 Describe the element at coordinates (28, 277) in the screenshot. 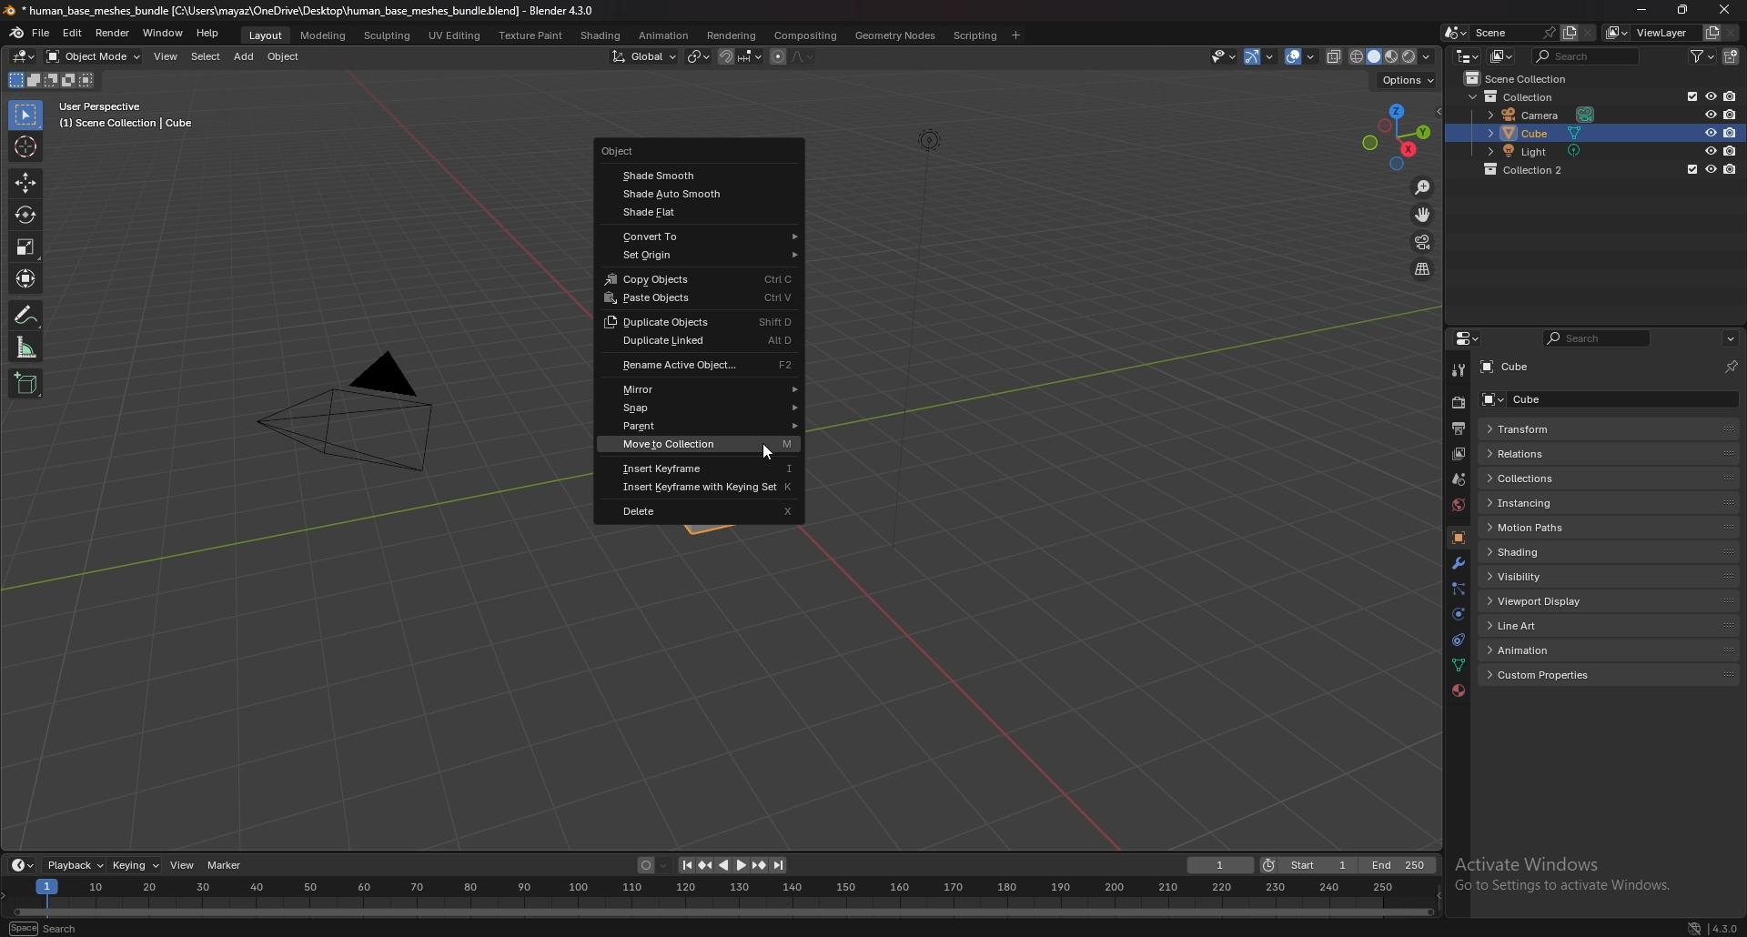

I see `transform` at that location.